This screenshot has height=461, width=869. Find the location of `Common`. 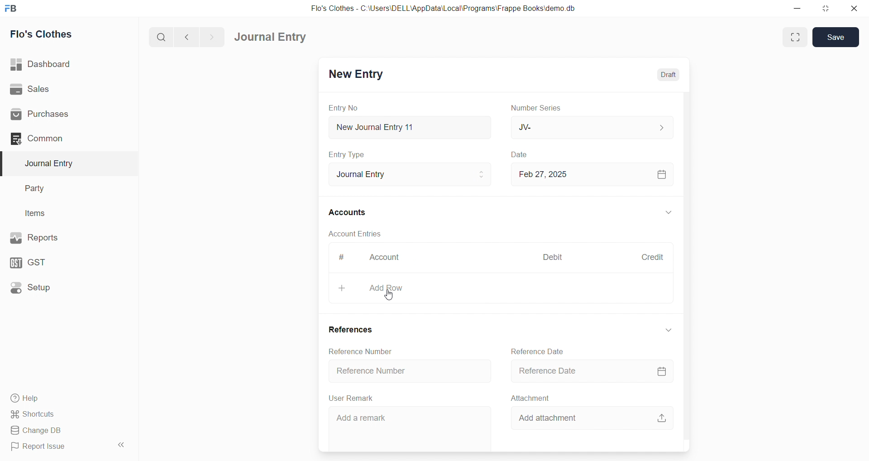

Common is located at coordinates (54, 139).